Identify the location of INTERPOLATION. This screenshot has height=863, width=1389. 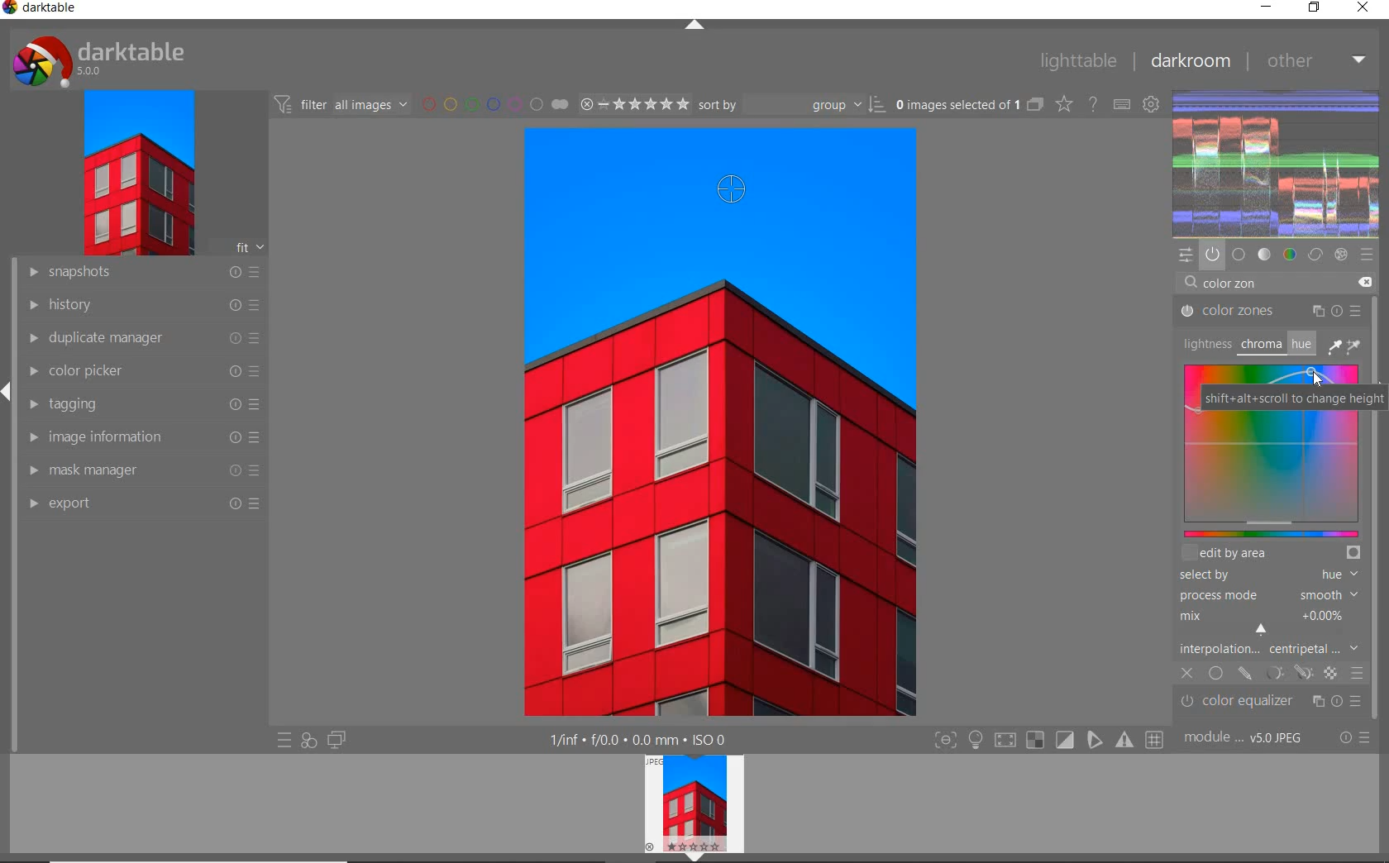
(1268, 648).